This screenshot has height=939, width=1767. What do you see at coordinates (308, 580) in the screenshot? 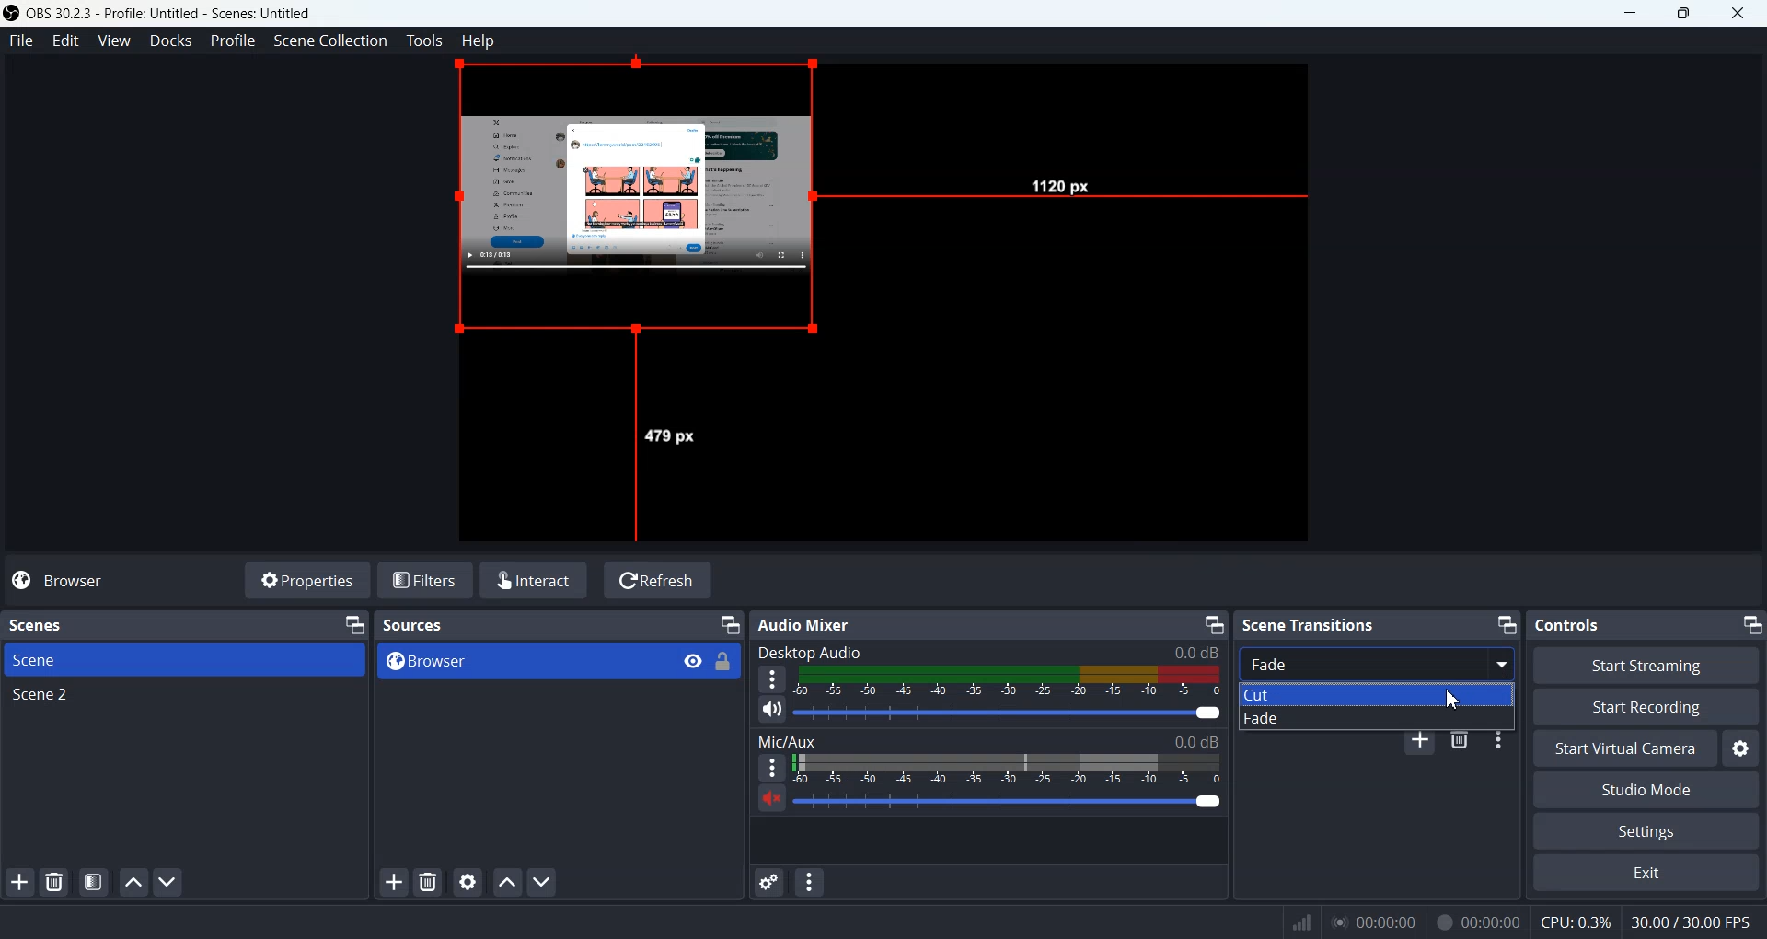
I see `Properties` at bounding box center [308, 580].